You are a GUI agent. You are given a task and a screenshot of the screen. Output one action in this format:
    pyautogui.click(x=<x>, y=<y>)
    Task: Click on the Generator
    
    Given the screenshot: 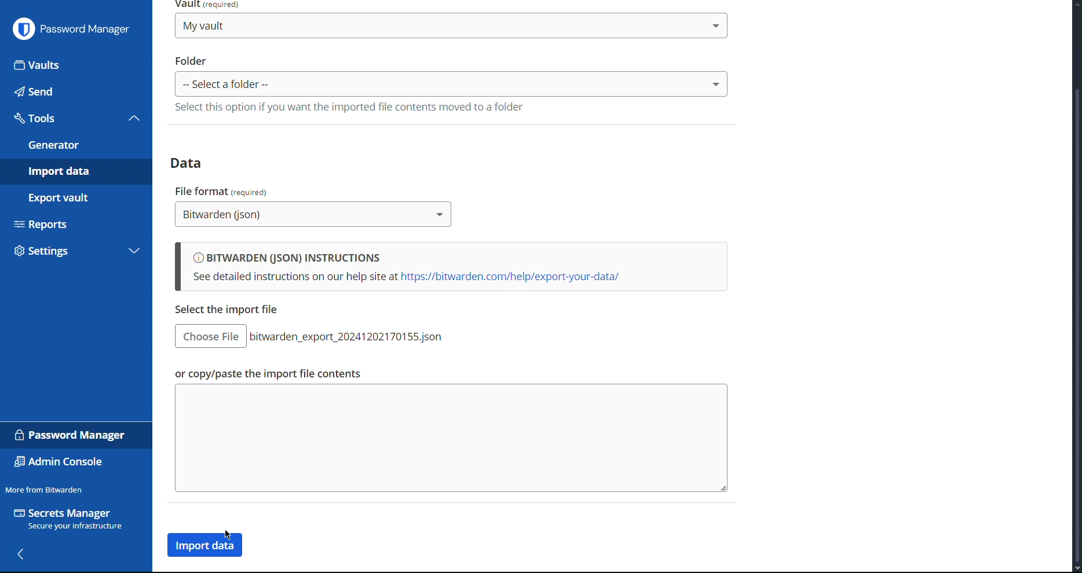 What is the action you would take?
    pyautogui.click(x=75, y=145)
    